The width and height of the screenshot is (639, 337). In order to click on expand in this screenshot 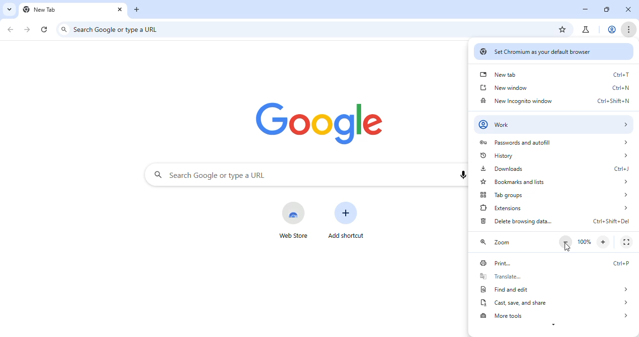, I will do `click(553, 326)`.